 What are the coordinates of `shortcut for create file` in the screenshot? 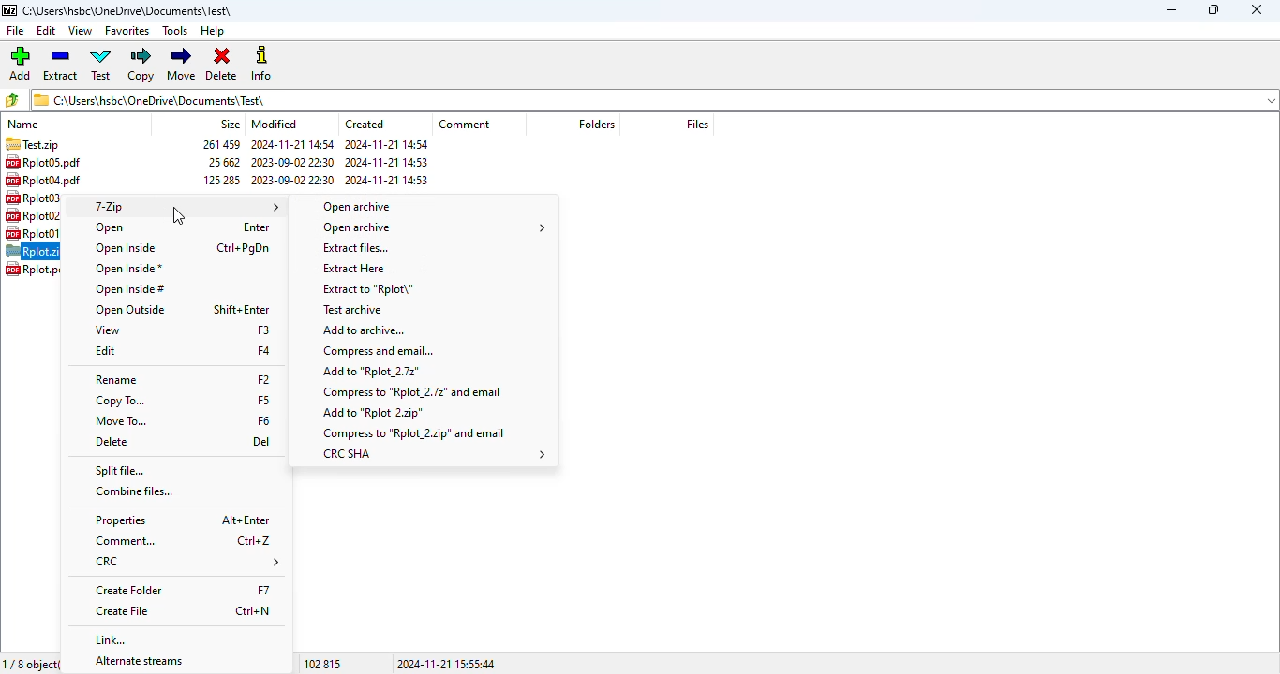 It's located at (255, 610).